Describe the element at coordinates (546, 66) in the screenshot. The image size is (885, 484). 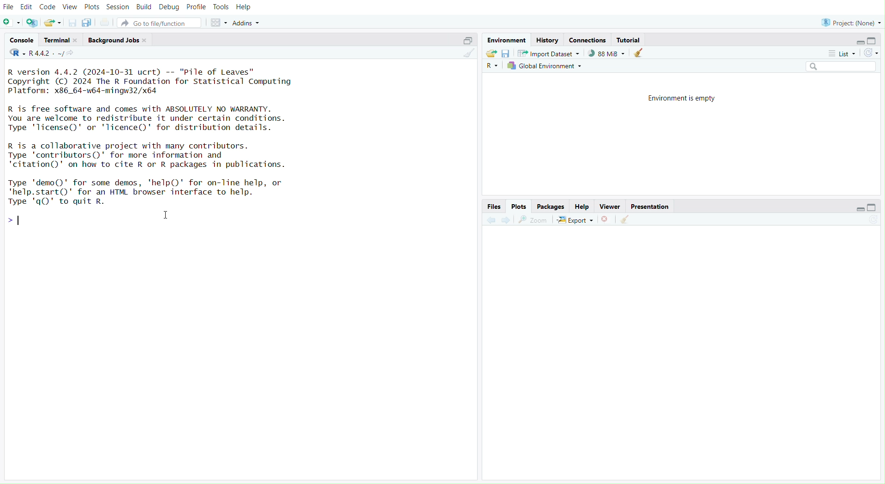
I see `Global Environment` at that location.